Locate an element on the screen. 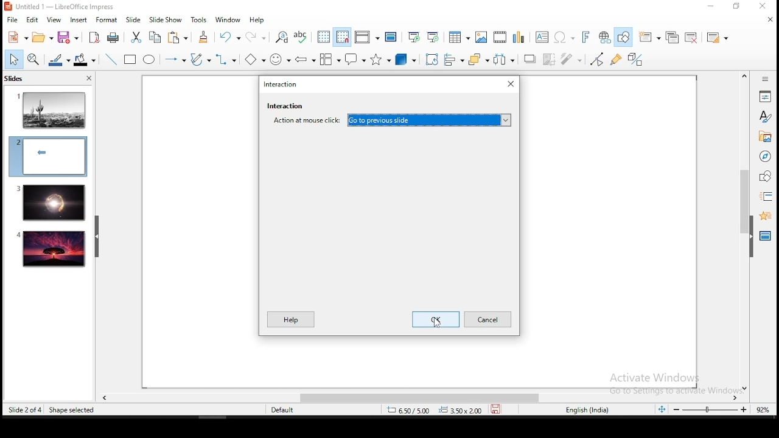  slide 2 of 4 is located at coordinates (25, 410).